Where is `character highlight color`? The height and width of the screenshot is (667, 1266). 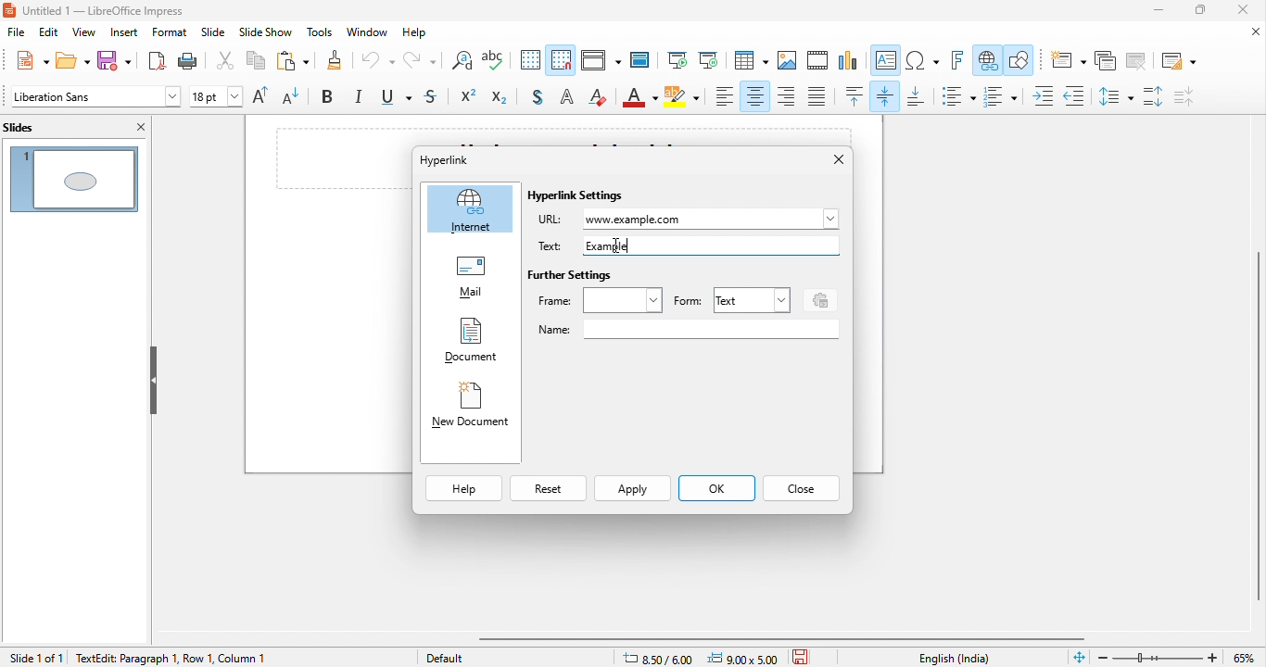
character highlight color is located at coordinates (684, 99).